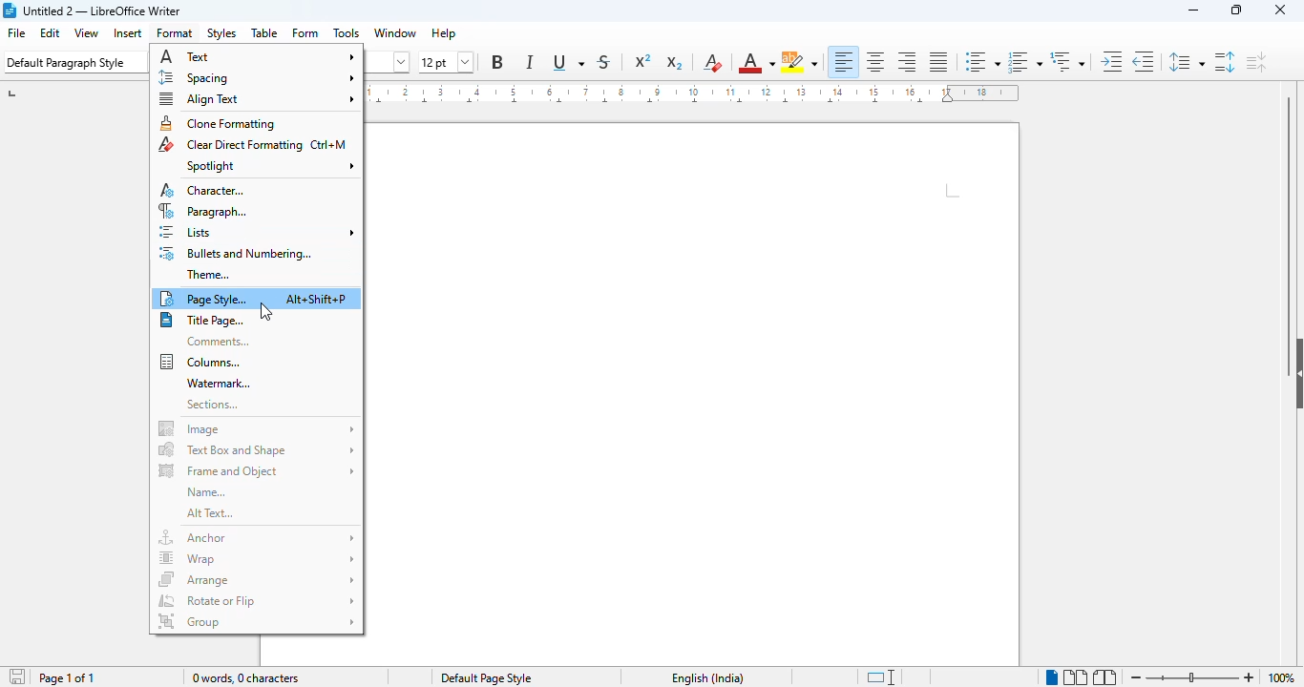  Describe the element at coordinates (257, 558) in the screenshot. I see `wrap` at that location.